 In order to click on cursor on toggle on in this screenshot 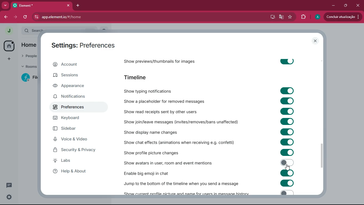, I will do `click(288, 167)`.